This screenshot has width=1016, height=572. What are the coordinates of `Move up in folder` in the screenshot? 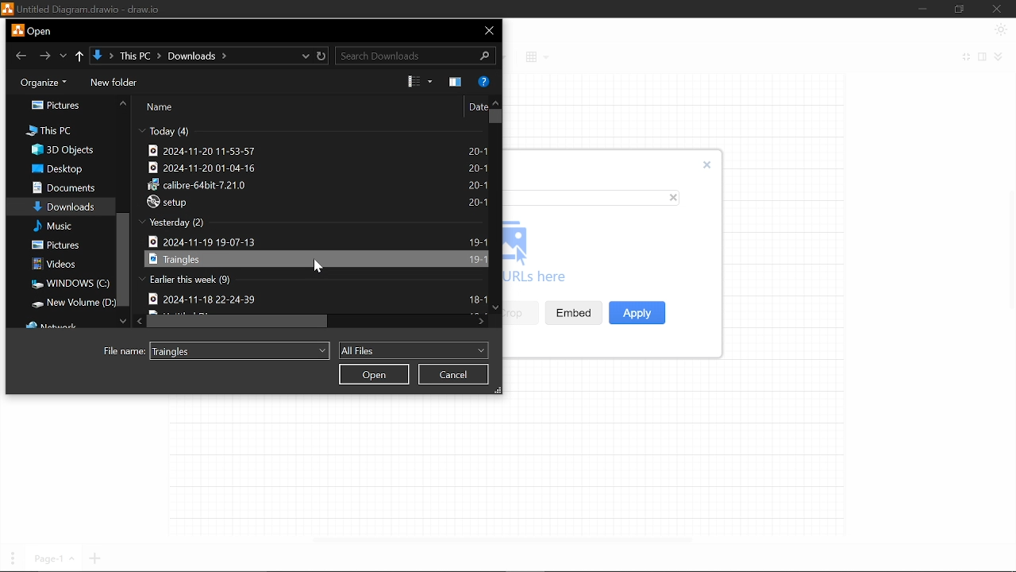 It's located at (123, 102).